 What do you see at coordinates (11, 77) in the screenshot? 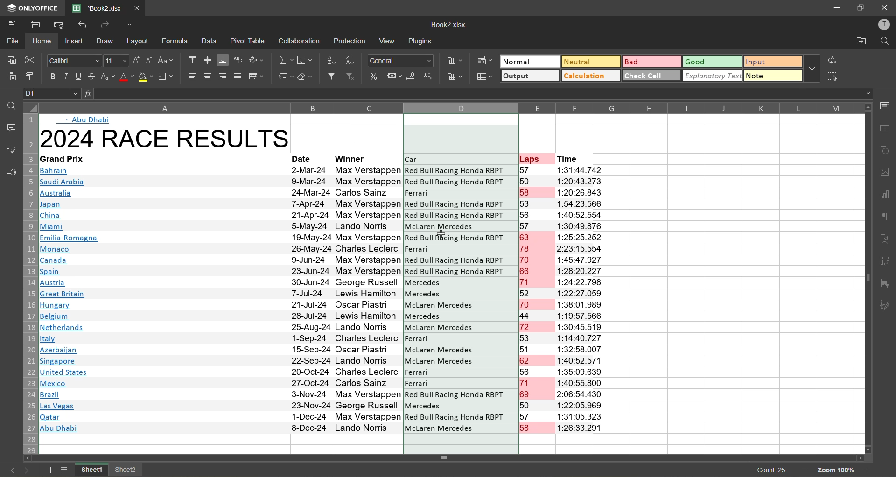
I see `paste` at bounding box center [11, 77].